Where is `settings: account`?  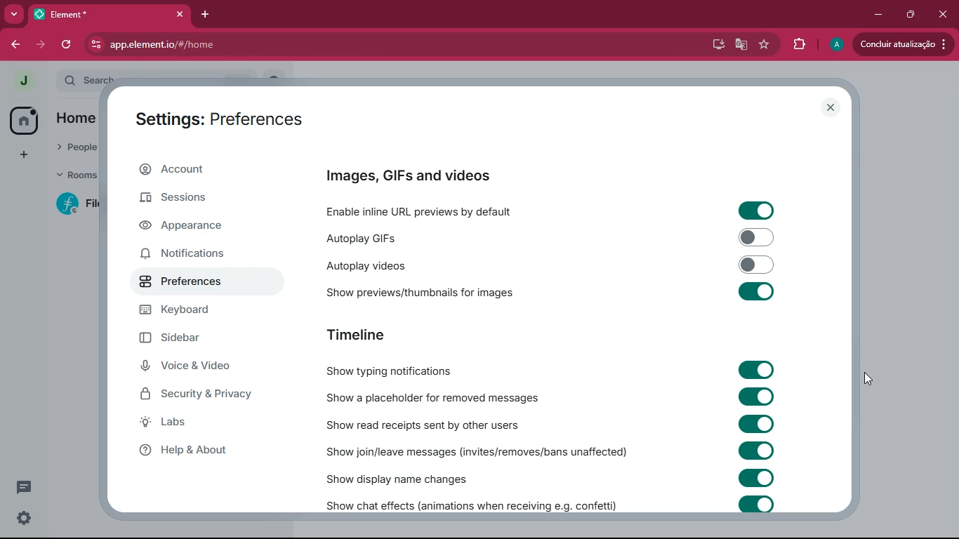 settings: account is located at coordinates (221, 121).